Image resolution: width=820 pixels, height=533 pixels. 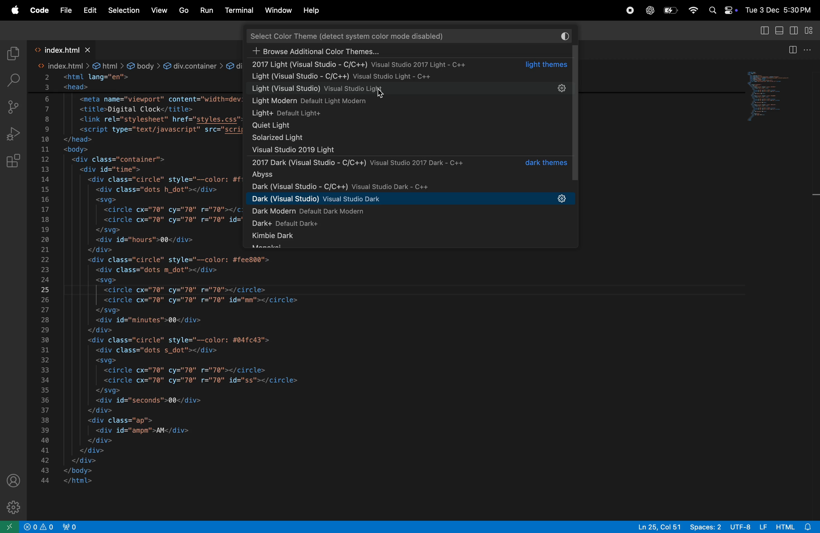 I want to click on settings, so click(x=16, y=508).